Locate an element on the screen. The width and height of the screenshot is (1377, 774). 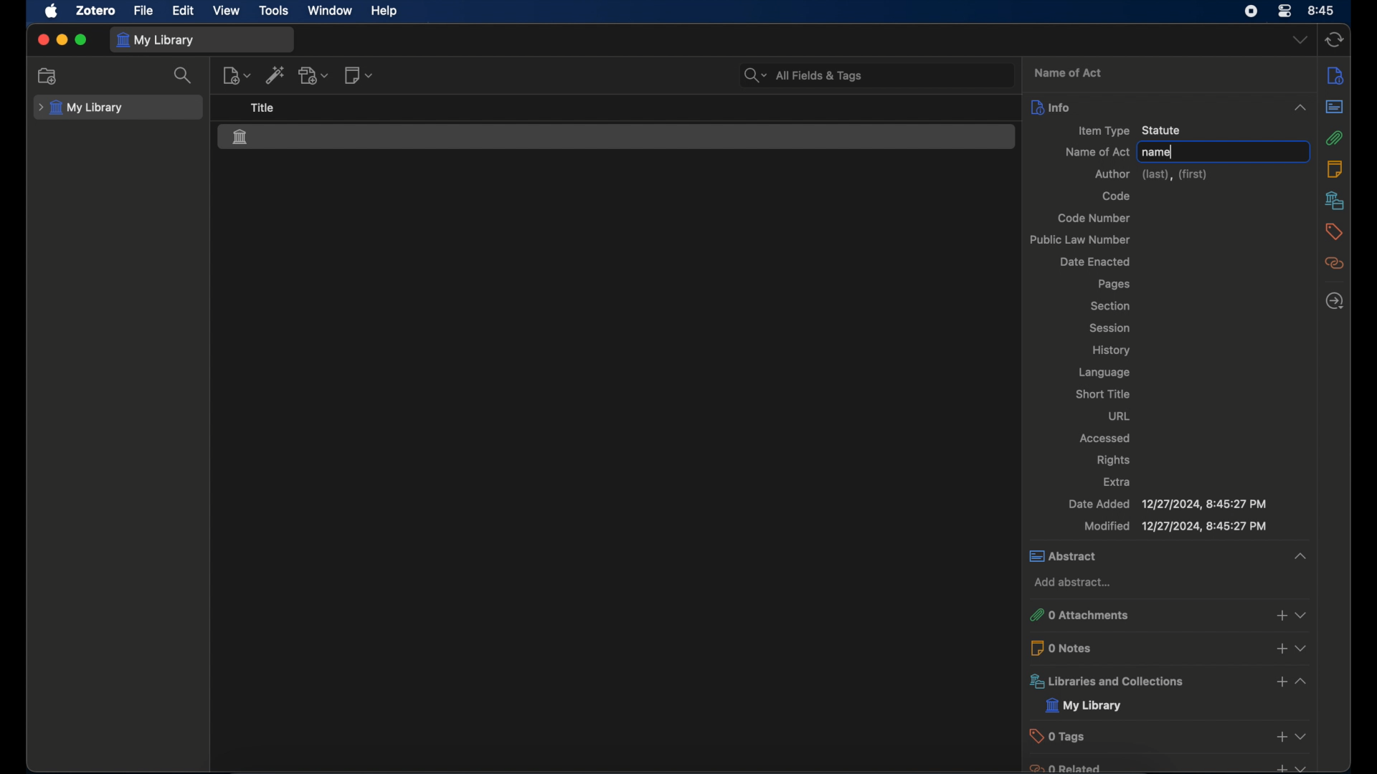
0 attachments is located at coordinates (1144, 616).